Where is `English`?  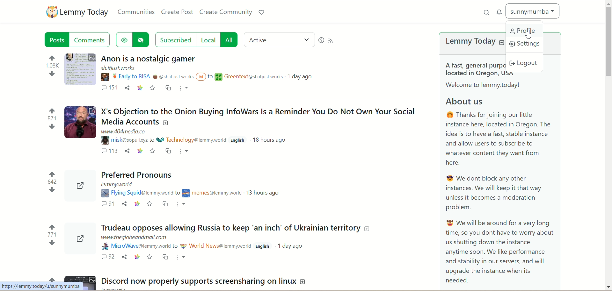 English is located at coordinates (262, 246).